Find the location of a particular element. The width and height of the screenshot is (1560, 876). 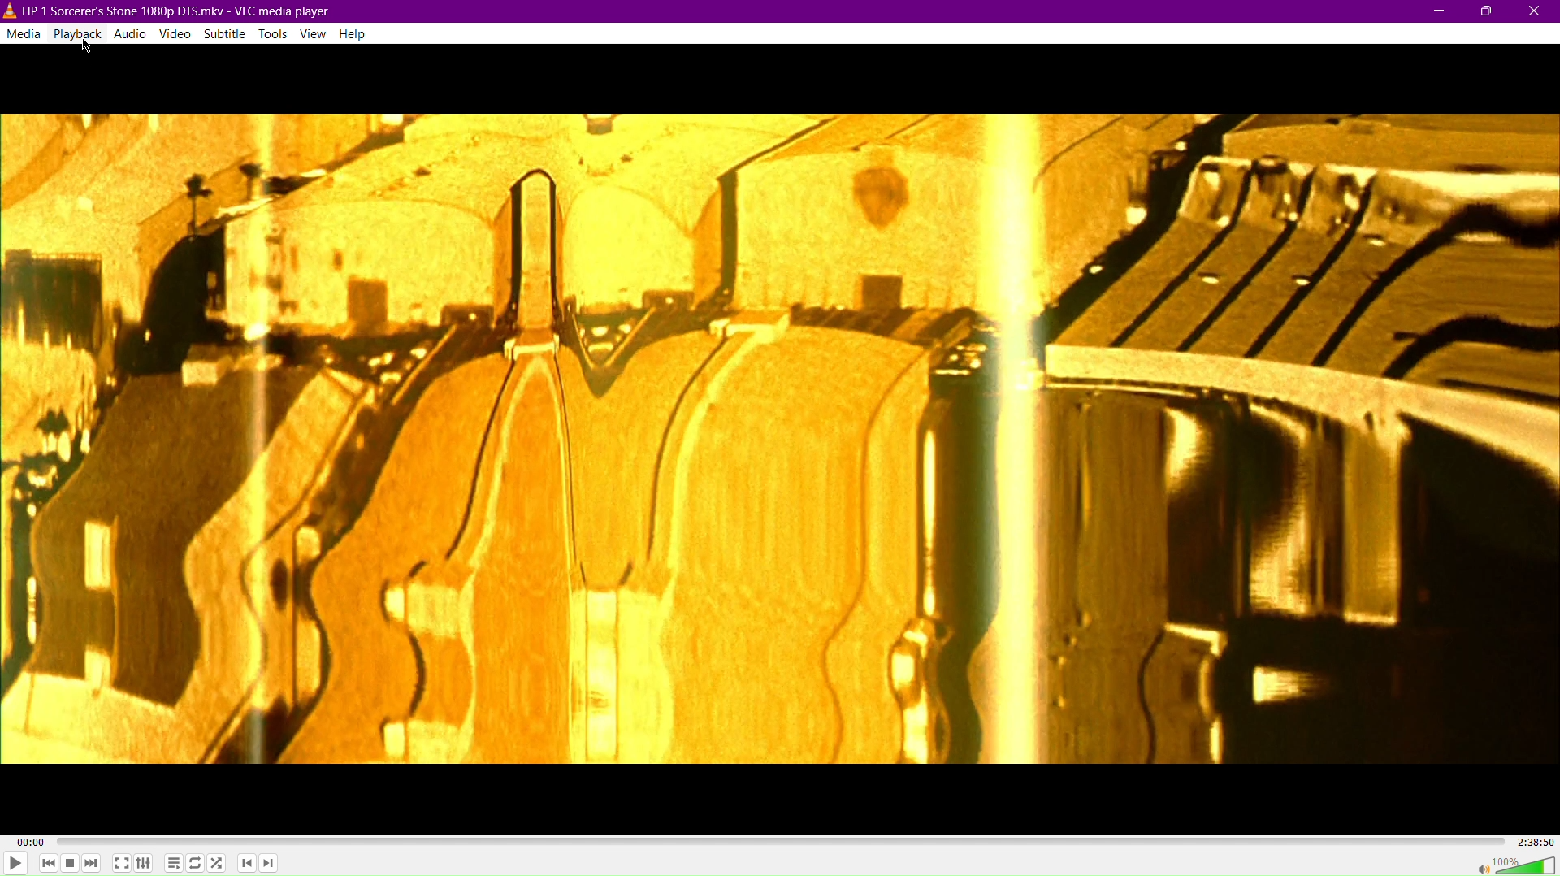

Tools is located at coordinates (273, 33).